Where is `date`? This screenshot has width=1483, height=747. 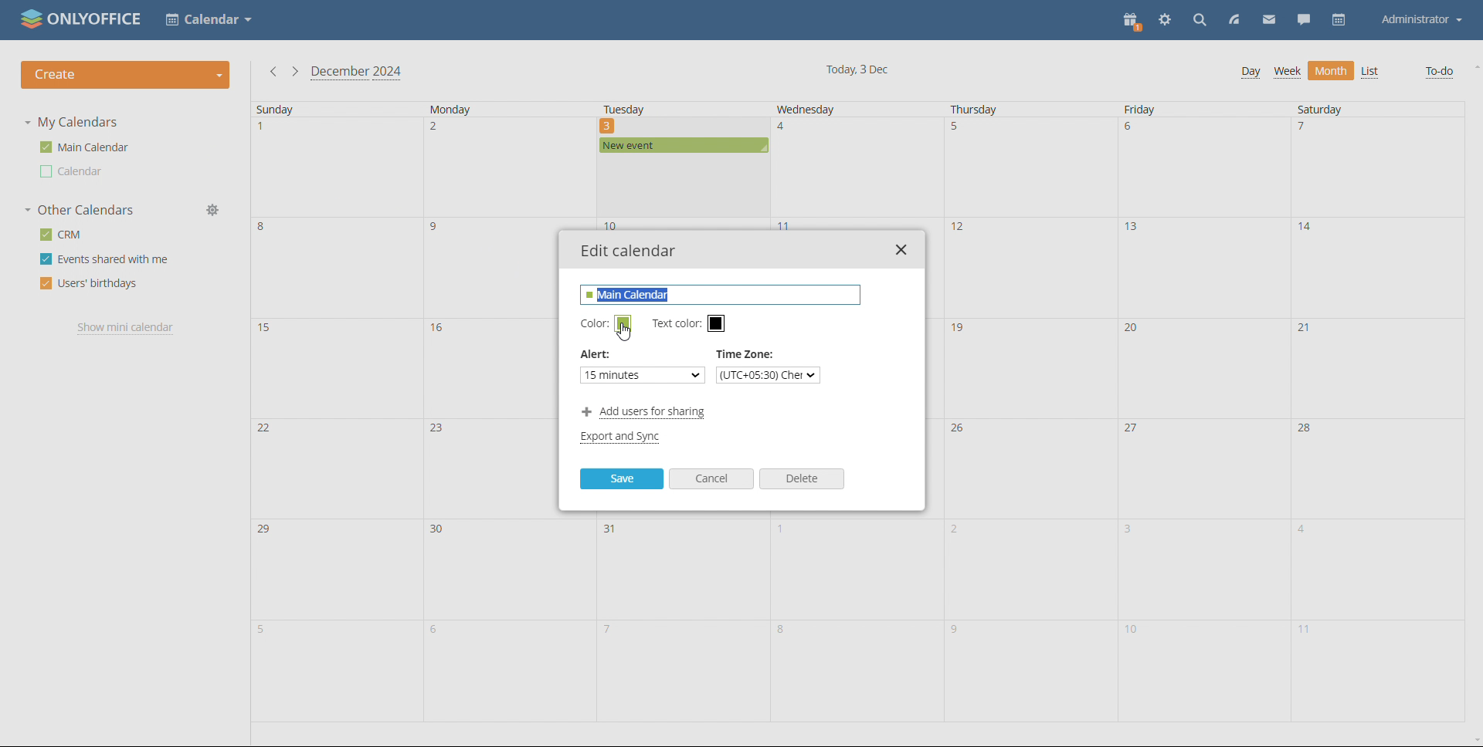
date is located at coordinates (1204, 466).